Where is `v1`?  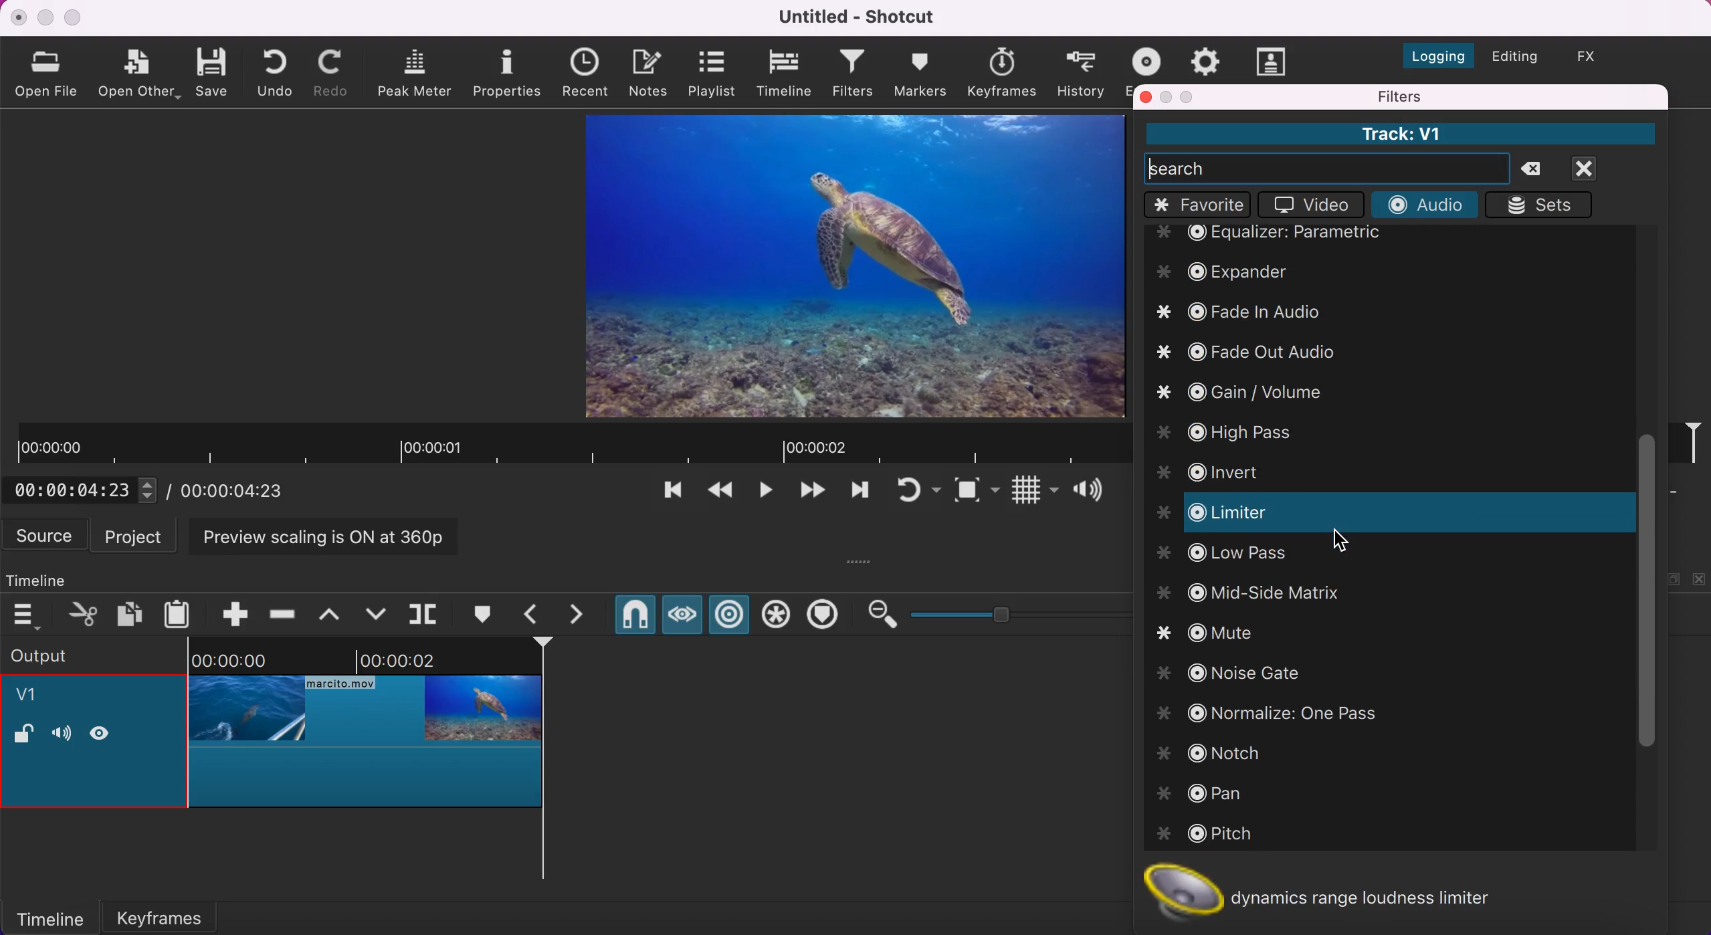
v1 is located at coordinates (34, 697).